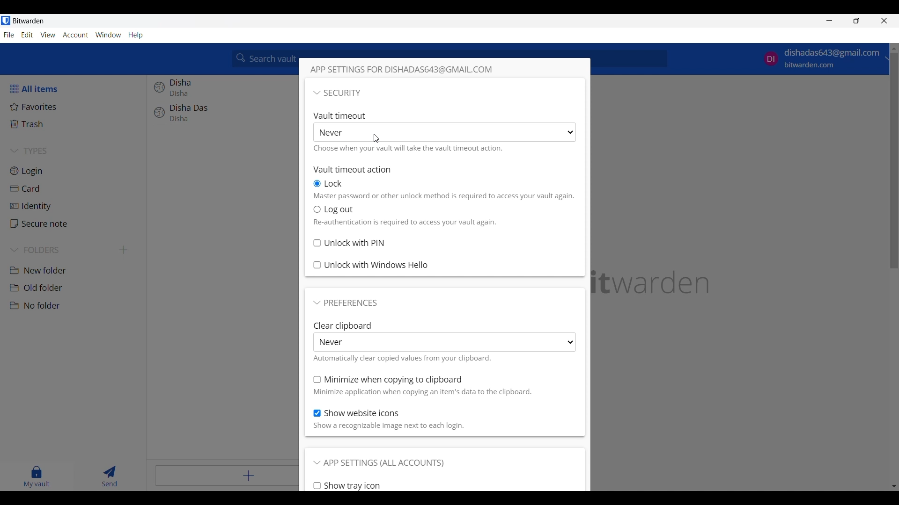 This screenshot has height=505, width=899. Describe the element at coordinates (379, 463) in the screenshot. I see `Collapse App settings` at that location.